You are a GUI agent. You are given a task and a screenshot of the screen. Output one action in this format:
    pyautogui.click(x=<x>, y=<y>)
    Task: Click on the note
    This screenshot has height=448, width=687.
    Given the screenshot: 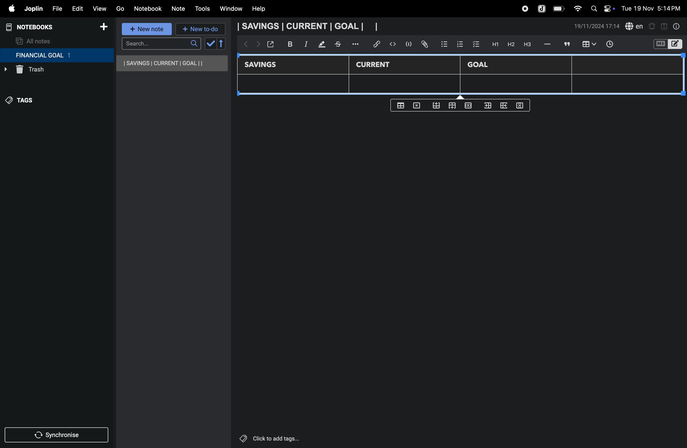 What is the action you would take?
    pyautogui.click(x=179, y=9)
    